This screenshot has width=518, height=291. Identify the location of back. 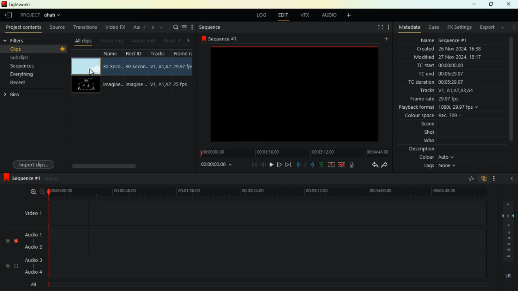
(7, 15).